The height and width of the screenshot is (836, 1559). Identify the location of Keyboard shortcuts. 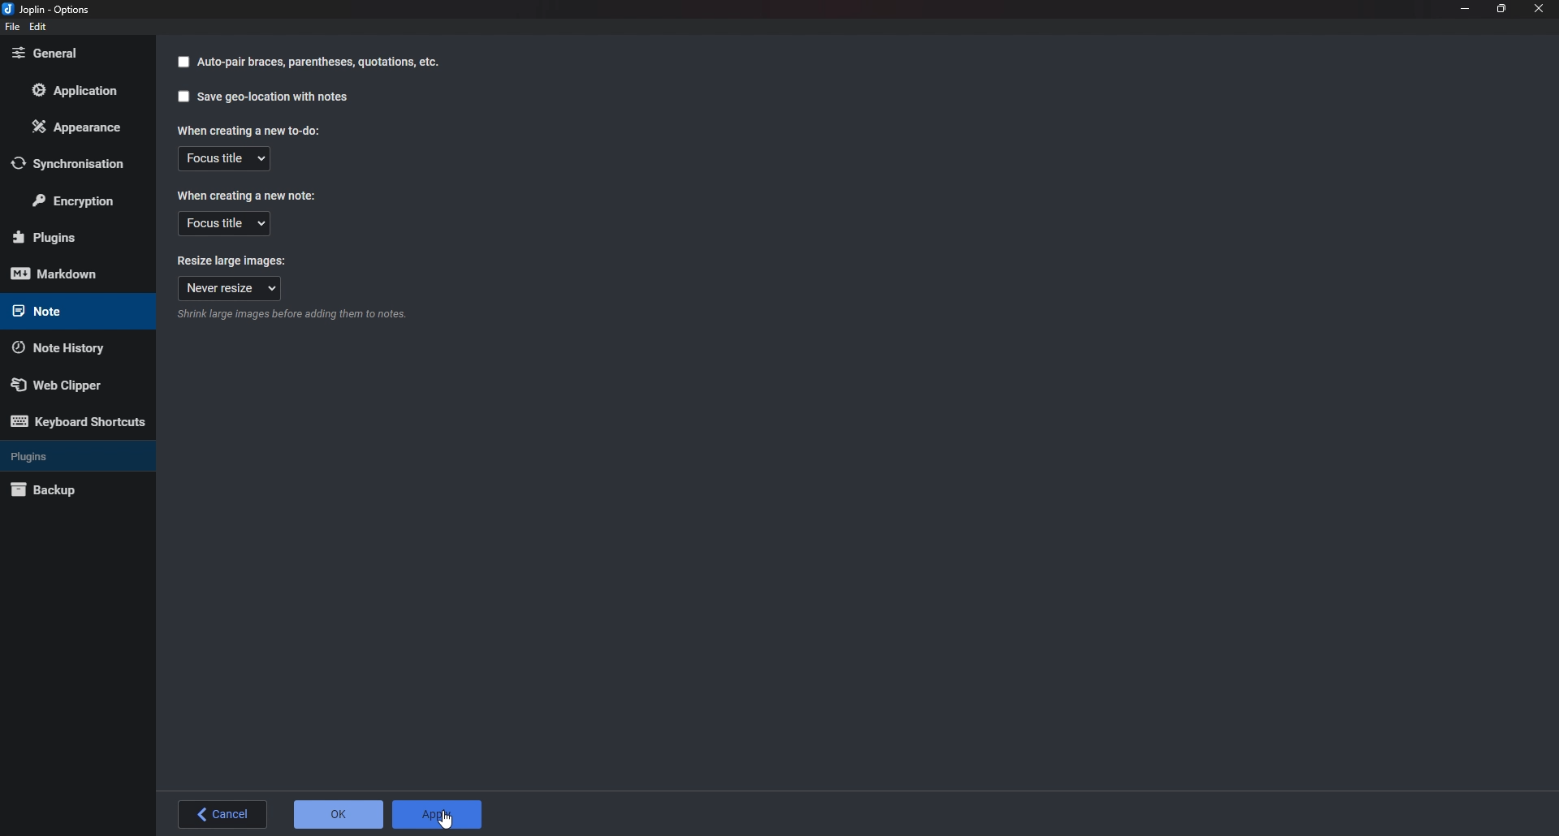
(78, 422).